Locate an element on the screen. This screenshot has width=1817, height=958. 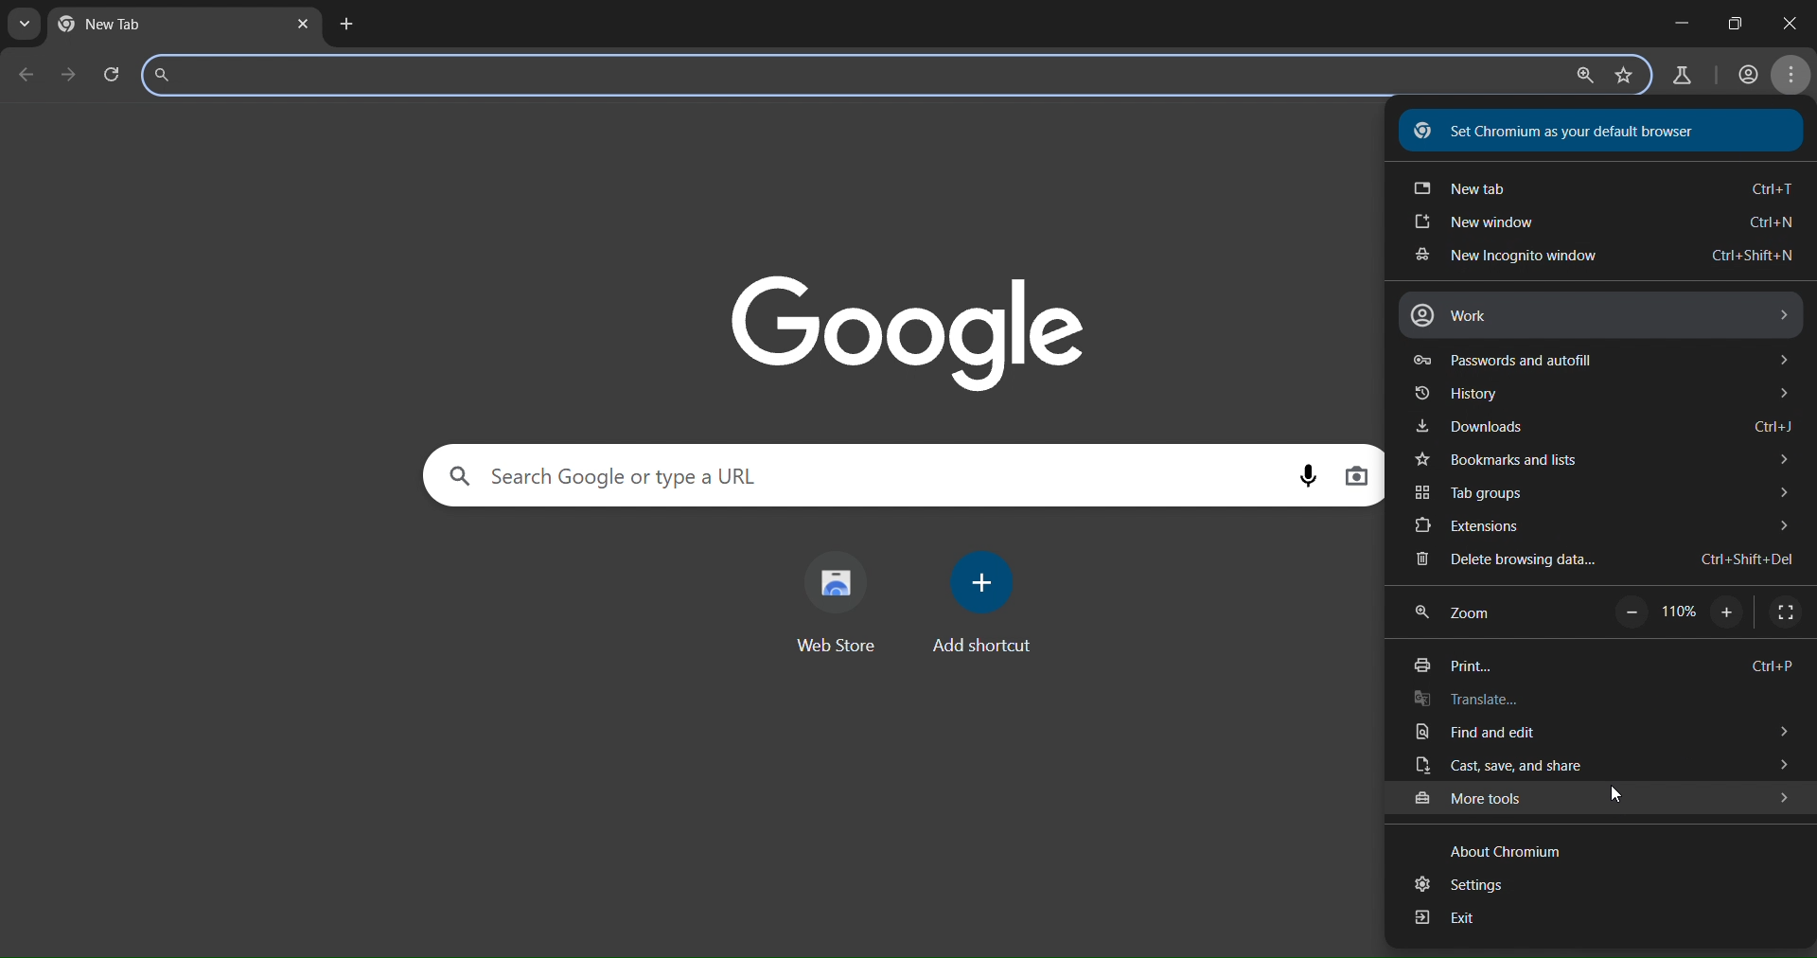
passwords and autofill is located at coordinates (1599, 360).